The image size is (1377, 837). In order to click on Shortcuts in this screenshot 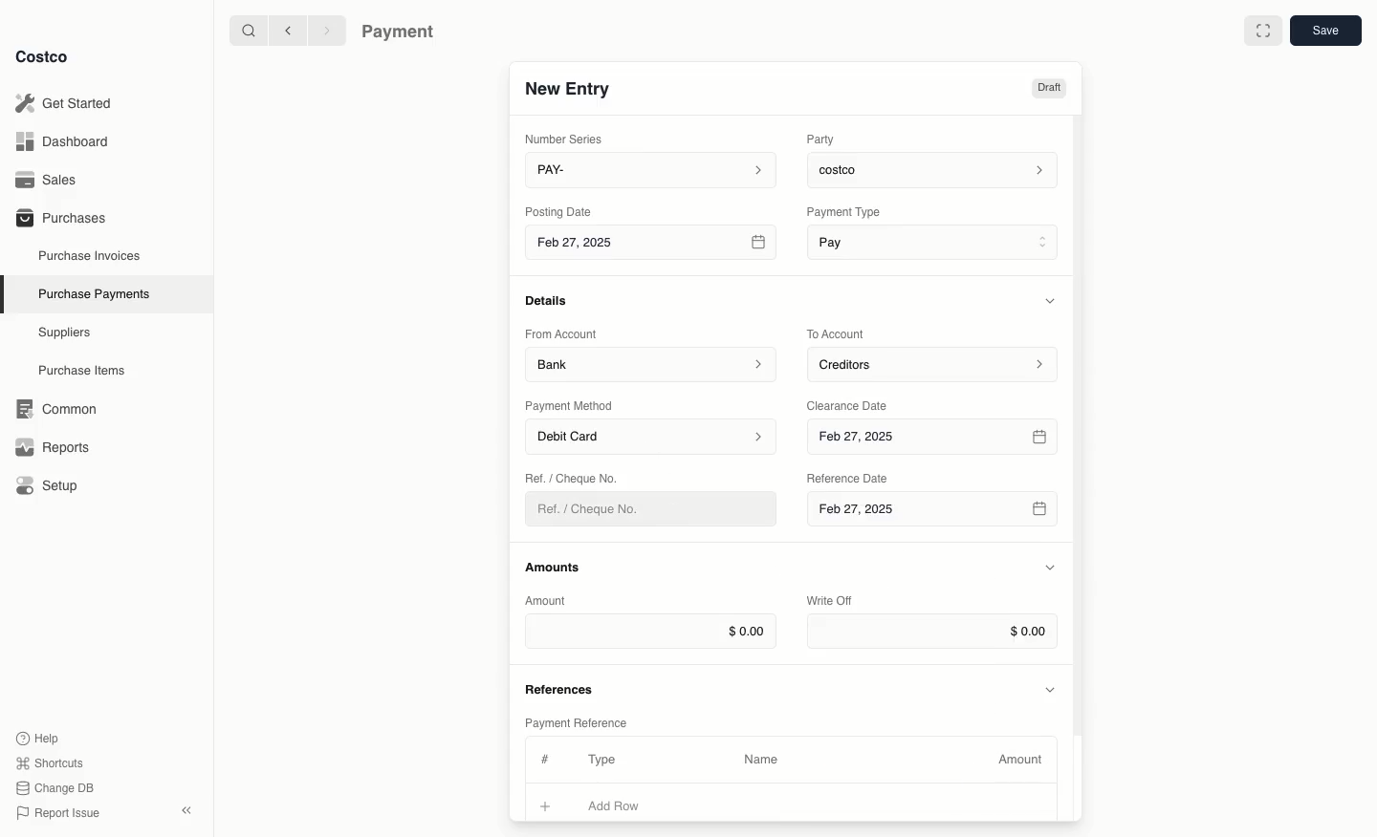, I will do `click(49, 762)`.